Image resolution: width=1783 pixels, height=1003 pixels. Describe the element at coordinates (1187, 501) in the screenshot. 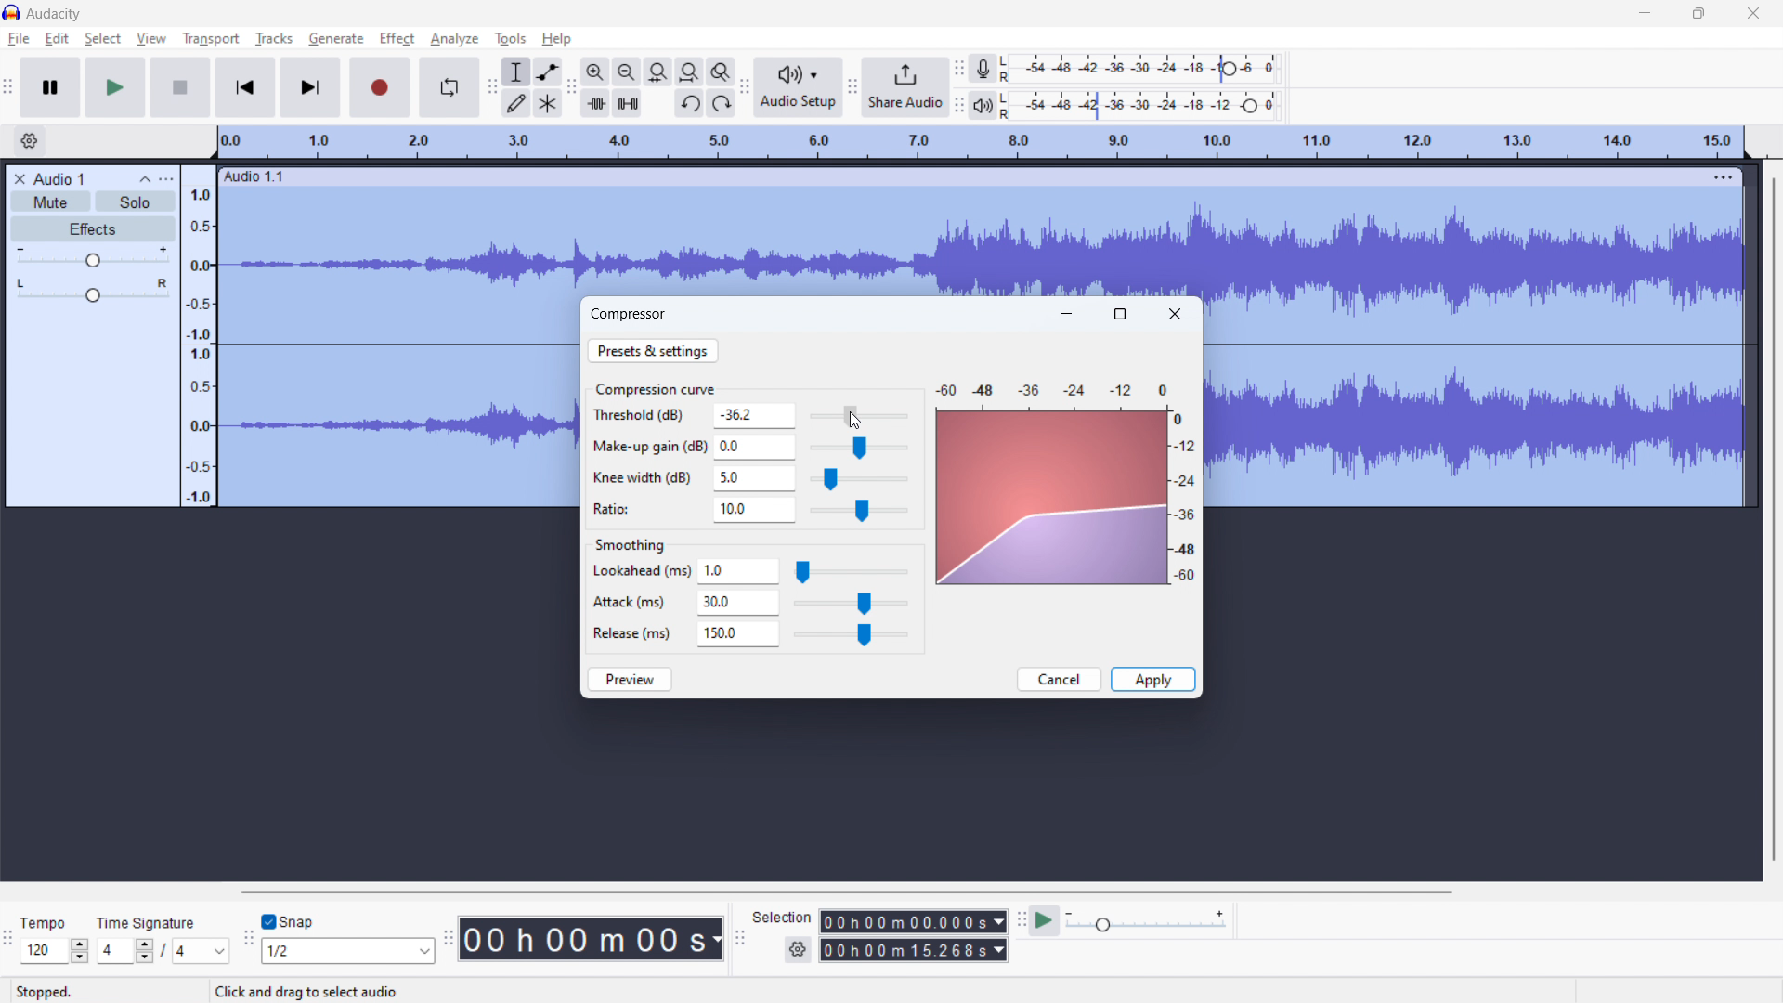

I see `0 -12 -24 -36 -48 -60 (Curve y-axis)` at that location.